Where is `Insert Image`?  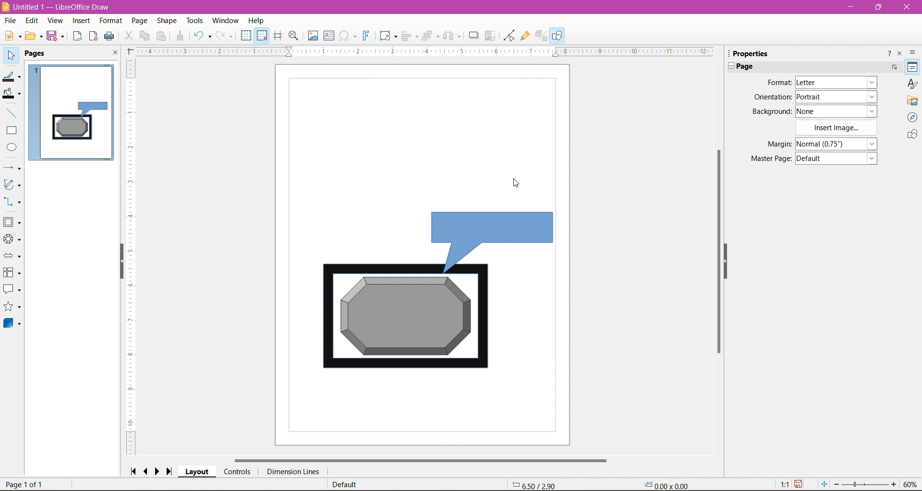
Insert Image is located at coordinates (837, 128).